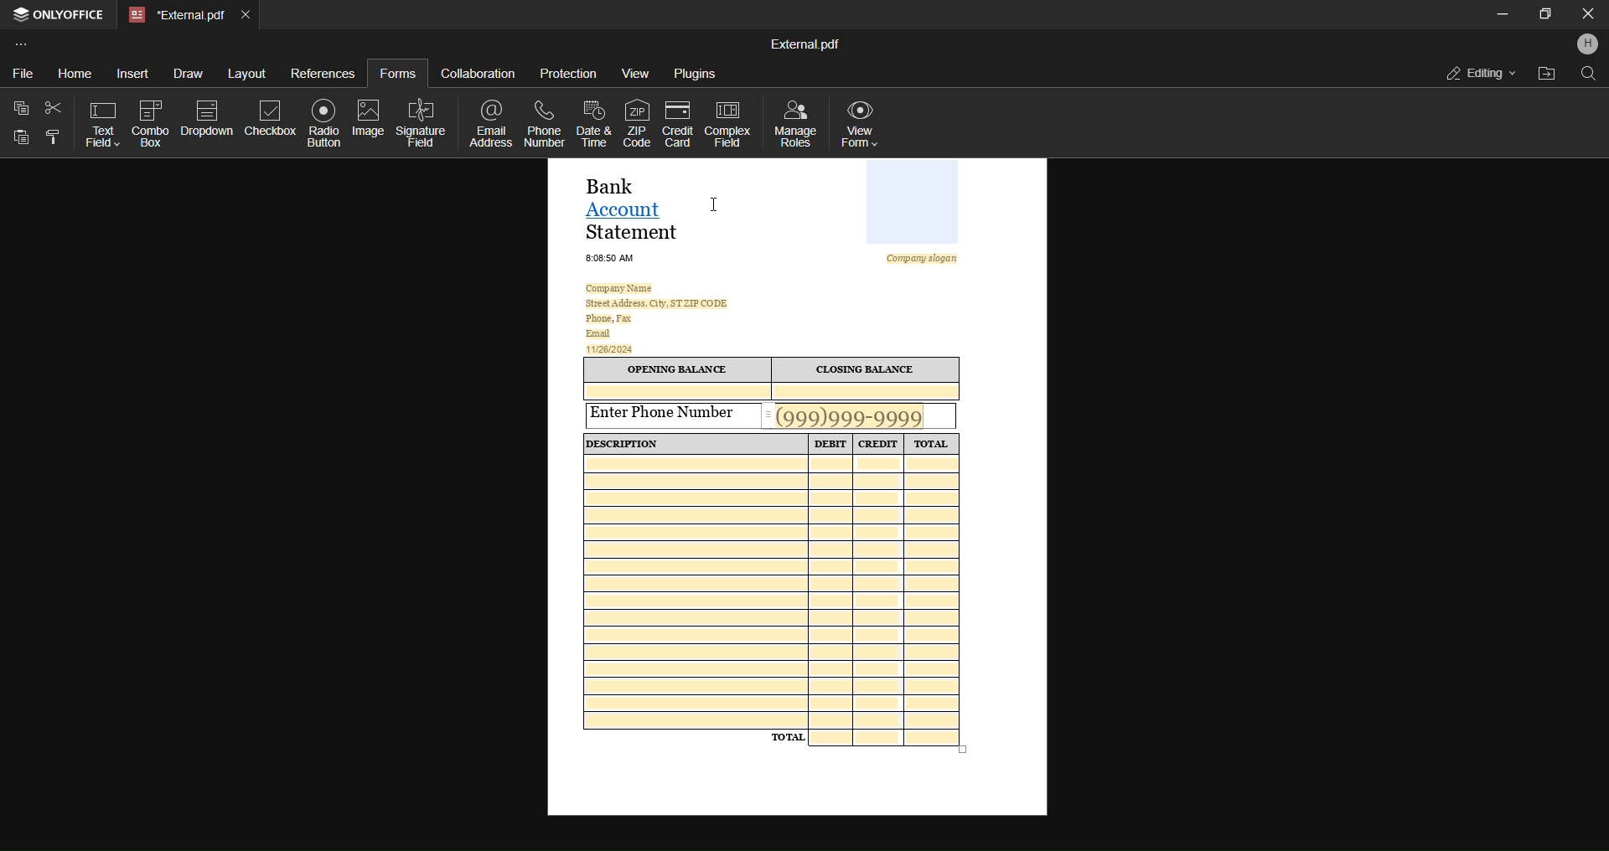 The width and height of the screenshot is (1609, 851). I want to click on find, so click(1587, 75).